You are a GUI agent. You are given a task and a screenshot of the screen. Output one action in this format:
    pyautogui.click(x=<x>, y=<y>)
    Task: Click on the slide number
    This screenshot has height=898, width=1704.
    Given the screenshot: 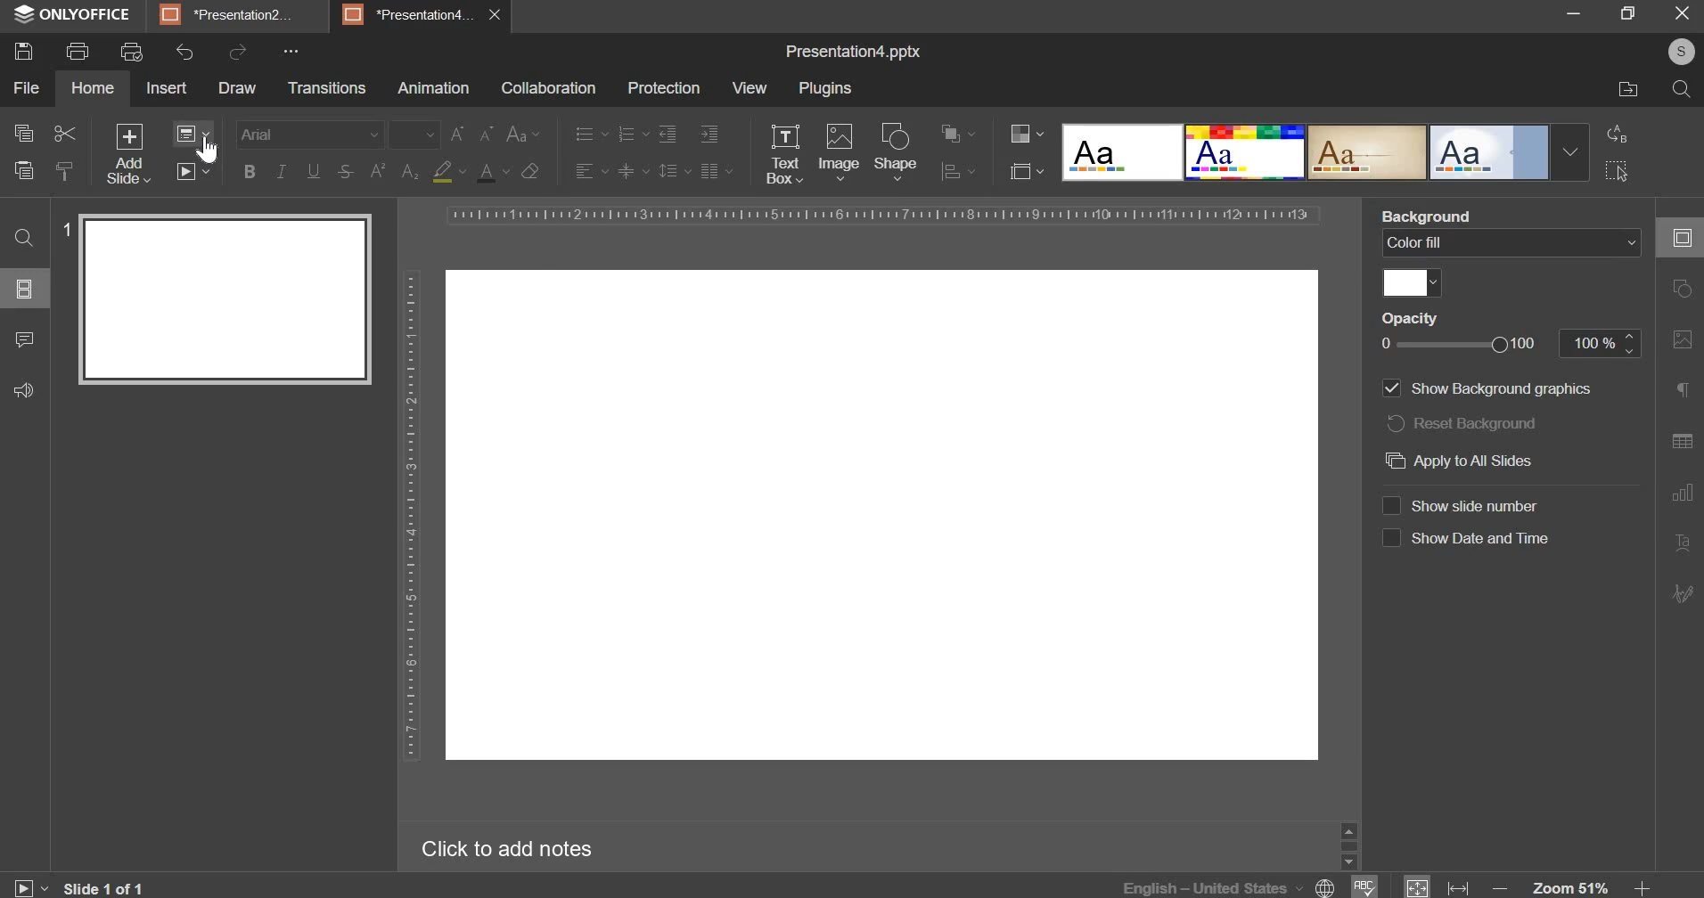 What is the action you would take?
    pyautogui.click(x=64, y=226)
    